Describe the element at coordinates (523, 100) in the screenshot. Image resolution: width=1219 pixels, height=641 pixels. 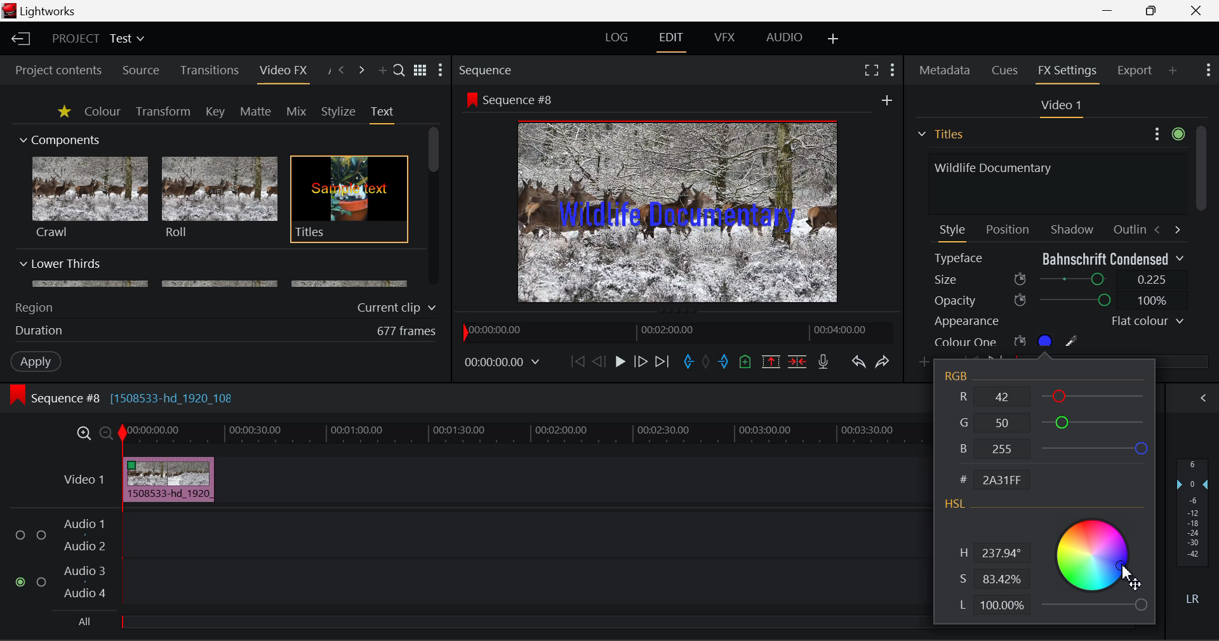
I see `Sequence #8` at that location.